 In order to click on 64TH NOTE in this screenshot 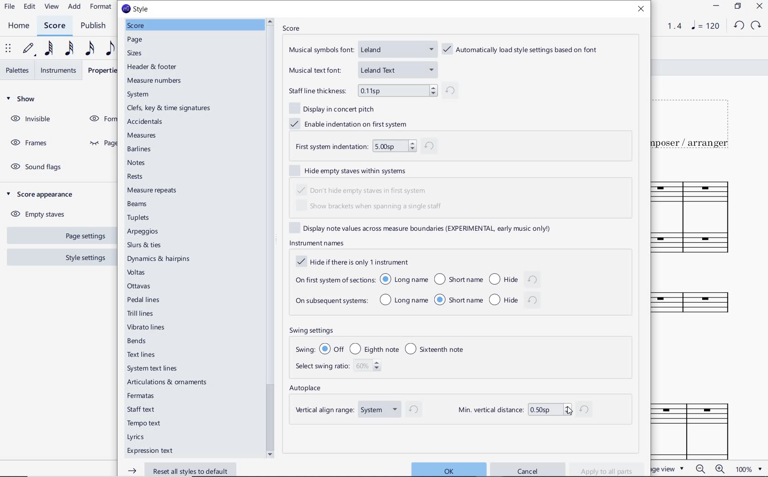, I will do `click(50, 48)`.